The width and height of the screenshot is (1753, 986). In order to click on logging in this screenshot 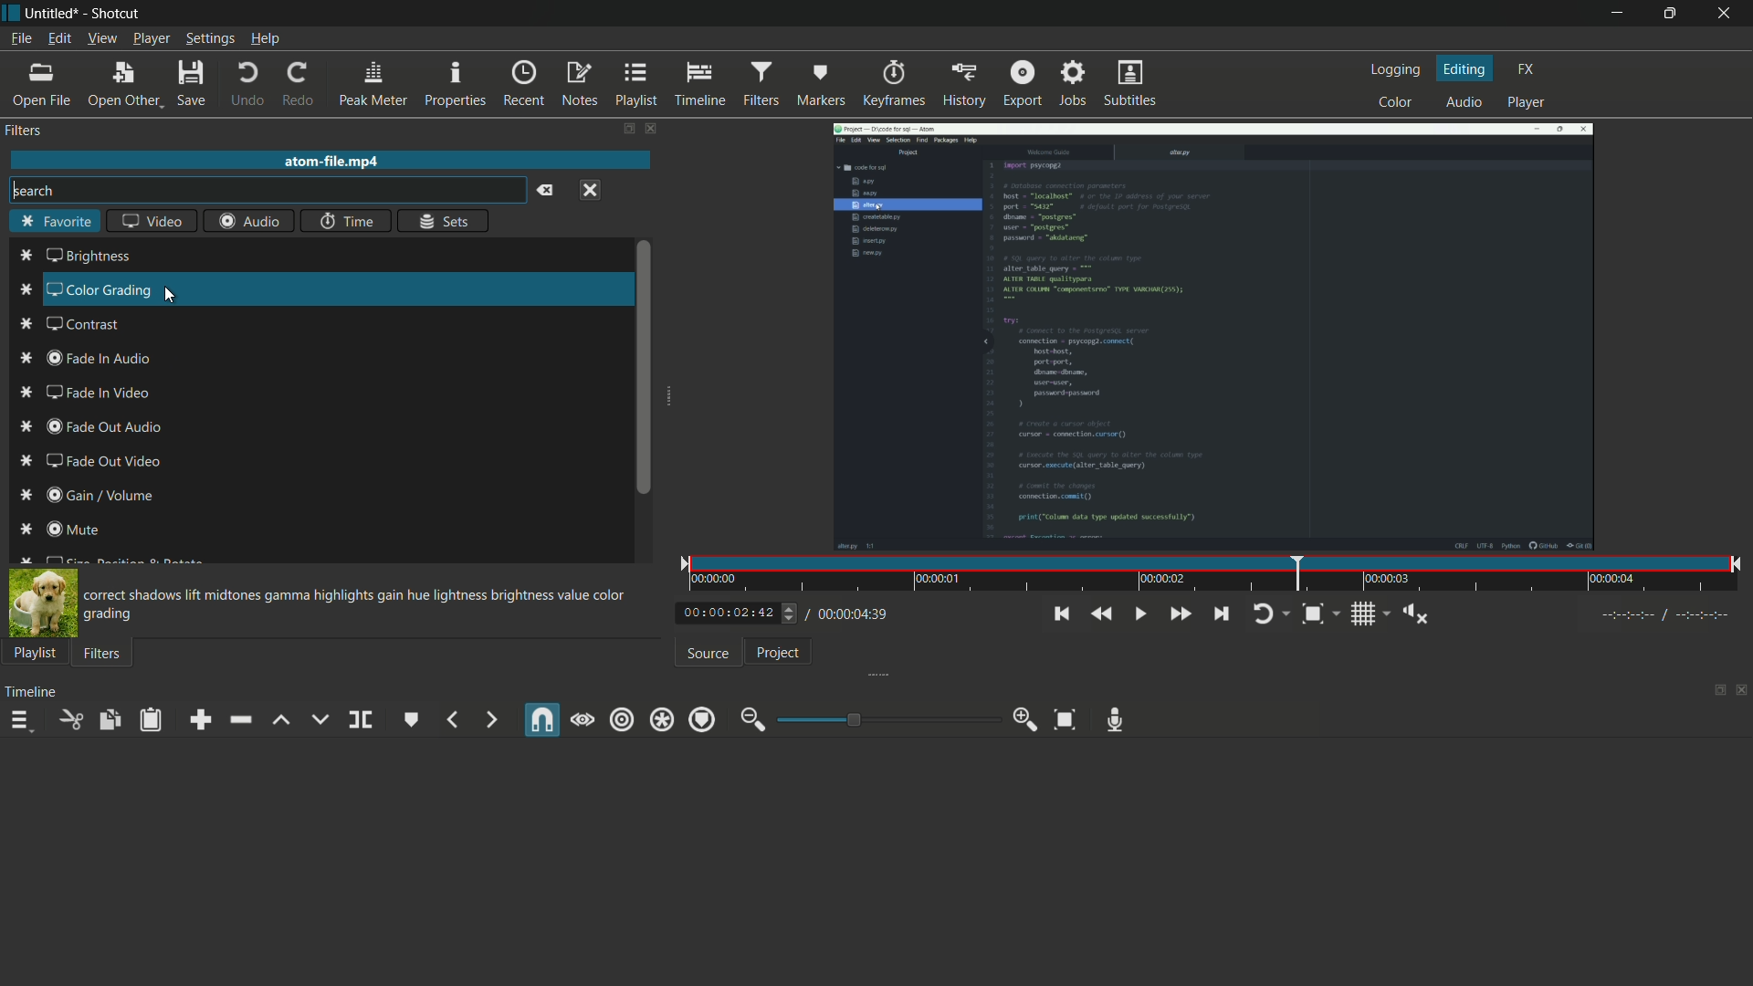, I will do `click(1395, 72)`.